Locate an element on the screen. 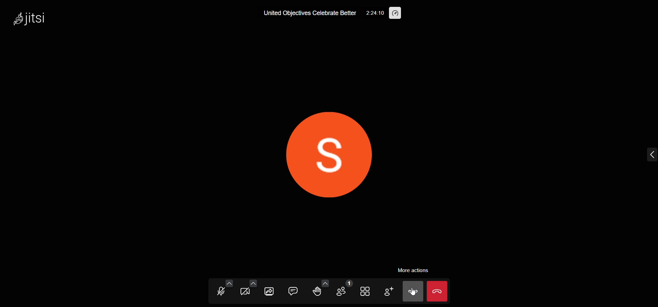 Image resolution: width=658 pixels, height=307 pixels. leave meeting is located at coordinates (438, 291).